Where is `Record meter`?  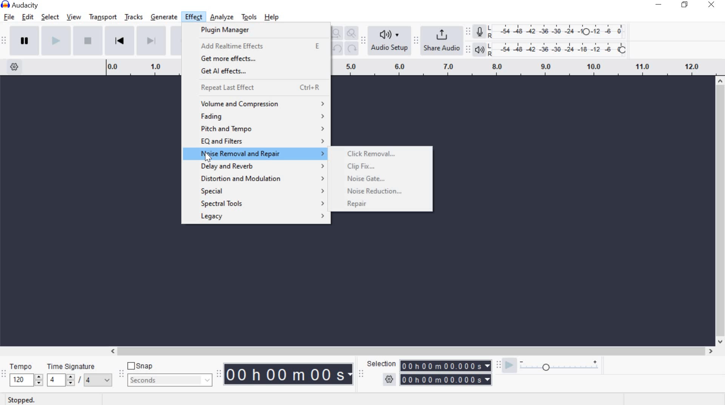 Record meter is located at coordinates (480, 32).